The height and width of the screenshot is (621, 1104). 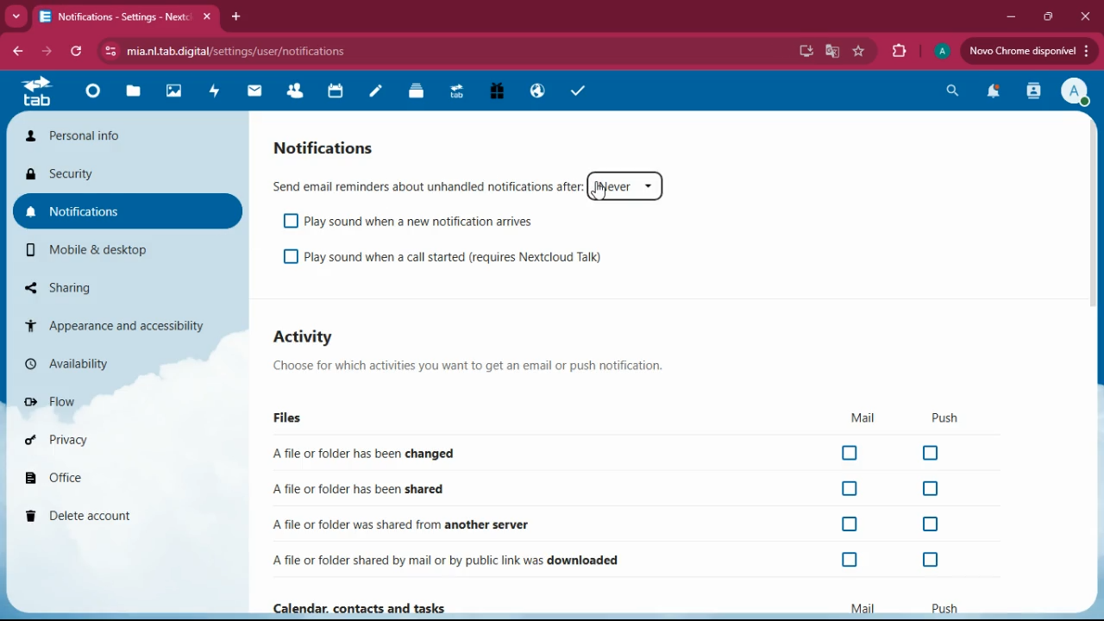 I want to click on mobile, so click(x=110, y=249).